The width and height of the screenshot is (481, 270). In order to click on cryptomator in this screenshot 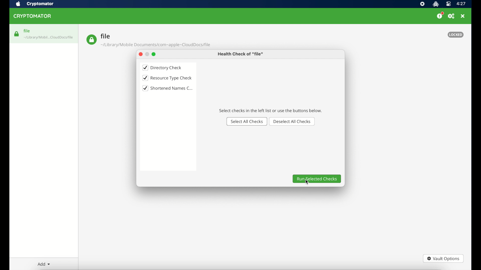, I will do `click(40, 4)`.